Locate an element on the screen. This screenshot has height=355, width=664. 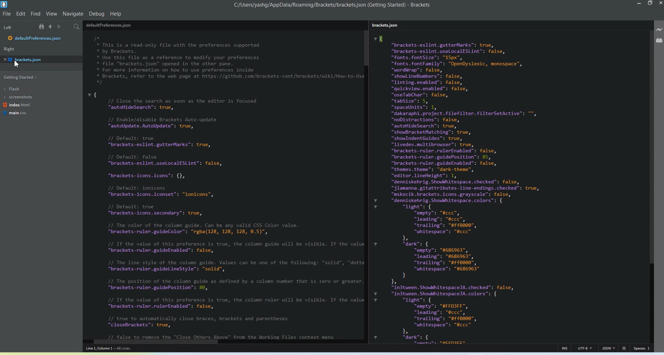
I
"brackets-eslint.gutterMarks”: true,
"brackets-eslint.uselocalESLint": false,
"fonts. fontSize": "15px”,
"fonts. fontFamily": "OpenDyslexic, monospace”,
"wordWrap™: false,
"shoul ineNumbers”: false,
"linting.enabled”: false,
"quickview.enabled”: false,
"useTabChar": false,
"tabSize": 5,
"spaceUnits™: 1,
"dakaraphi project. filefilter.filterSetActive™: ",
"noDistractions”: false,
autoHideSearch™: true,
"showBracketMatching”: true,
"showIndentGuides”: true,
"livedev.multibrowser”: true,
"brackets-ruler.rulerEnabled”: false,
"brackets-ruler.guidePosition”: 85,
"brackets-ruler.guideEnabled”: false,
"themes. theme": “dark-theme",
“editor.lineHeight”: 1,
"denniskehrig.Showhitespace. checked”: false,
"jlamanna.gitattributes-line-endings. checked": true,
"mskocik.brackets.icons.grayscale”: false,
"denniskehrig. Showhitespace. colors”: {
"light": {
empty”: "#ccc”,
leading”: “#ccc”,
“trailing”: "#ff0000",
“whitespace”: "#ccc”
1
"dark": {
empty”: "#686963",
"leading": "#686963",
"trailing": "#ff0000",
“whitespace”: "#686963"
}
1,
"in3tween. ShowhlhitespaceJA. checked": false,
"in3tween. Showhlhi tespaceJA. colors”: {
"light": {
empty”: "#FFD3FF",
"leading": “#ccc”,
“trailing”: "#ff0000",
“whitespace”: "#ccc”
1
"dark": { is located at coordinates (508, 189).